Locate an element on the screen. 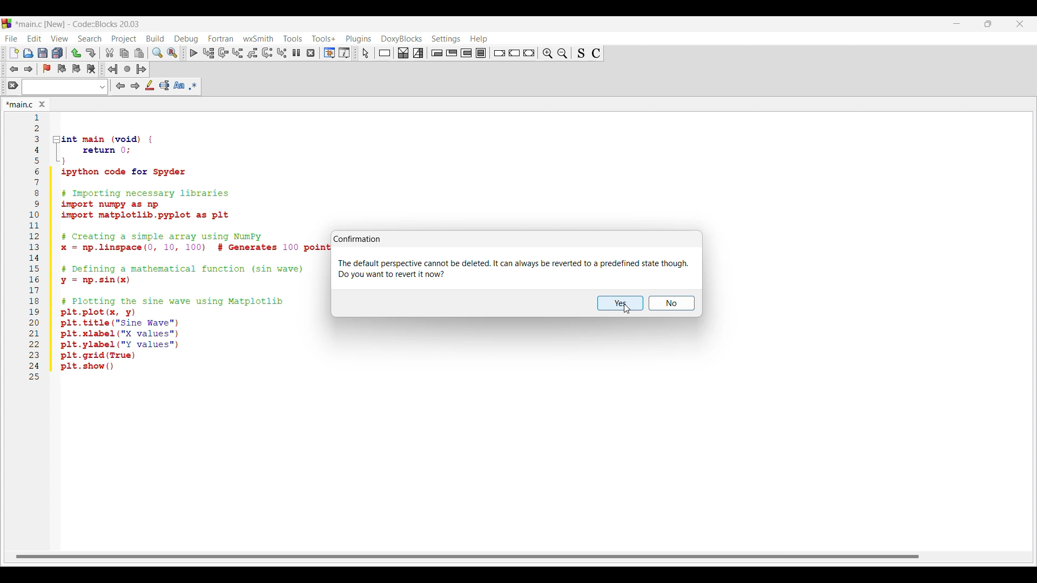 The width and height of the screenshot is (1037, 583). Step out is located at coordinates (252, 53).